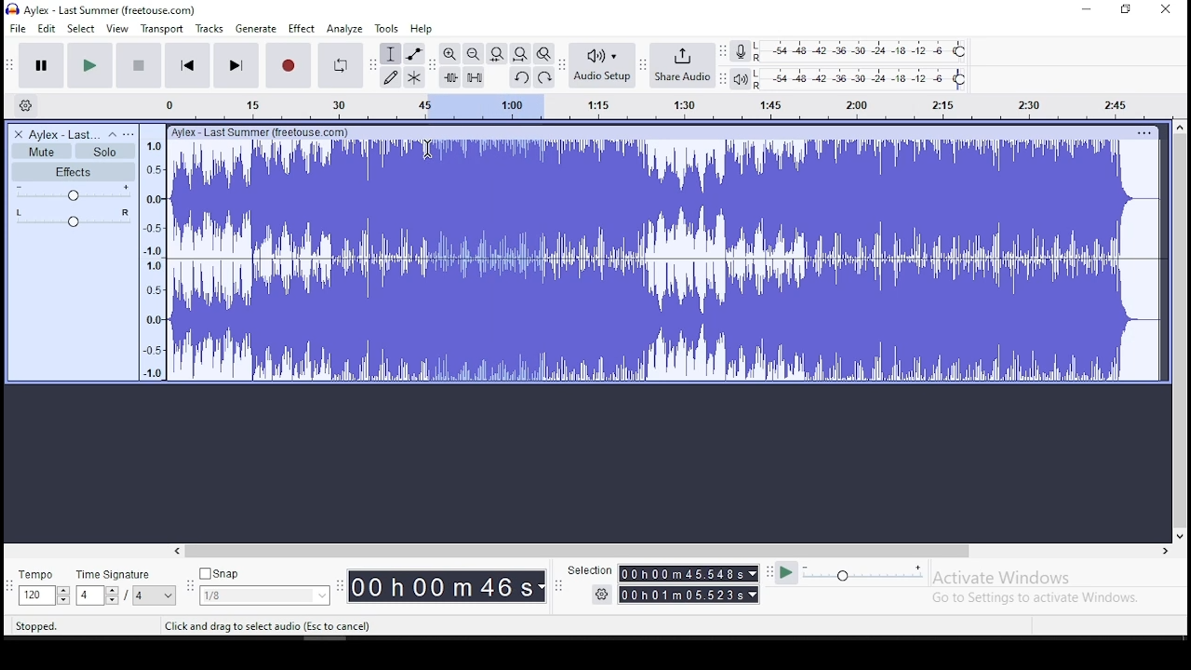  Describe the element at coordinates (187, 66) in the screenshot. I see `skip to start` at that location.